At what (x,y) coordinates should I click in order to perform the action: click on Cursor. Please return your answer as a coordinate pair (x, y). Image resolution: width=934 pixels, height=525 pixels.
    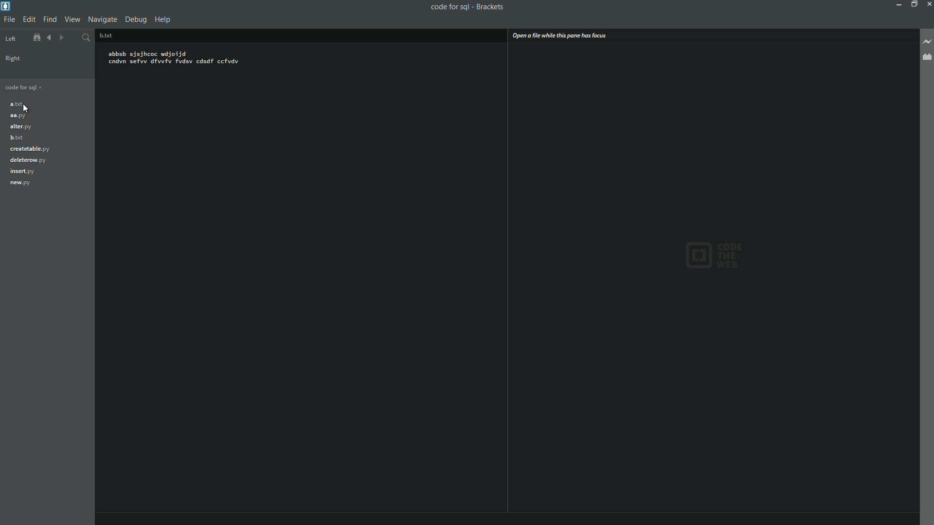
    Looking at the image, I should click on (28, 110).